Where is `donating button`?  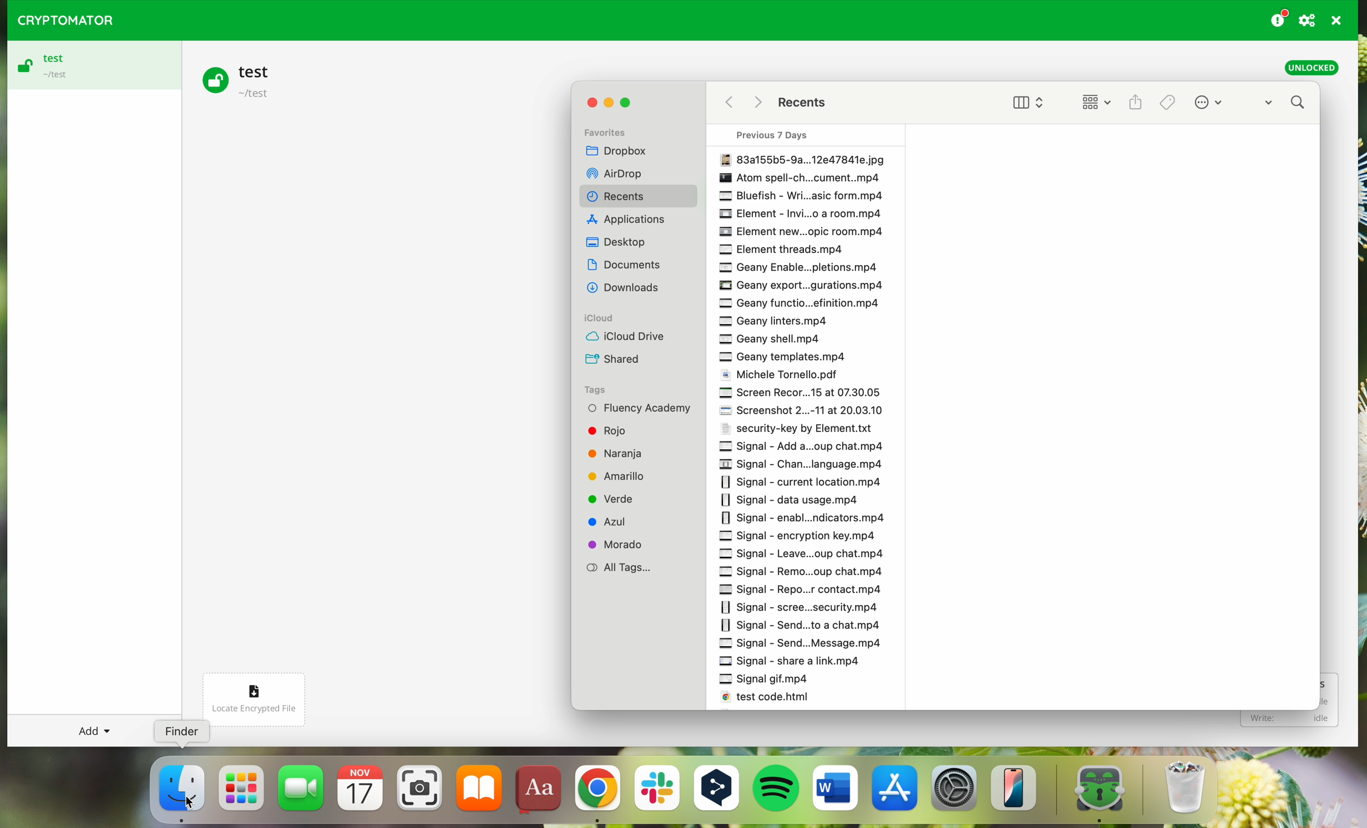 donating button is located at coordinates (1279, 18).